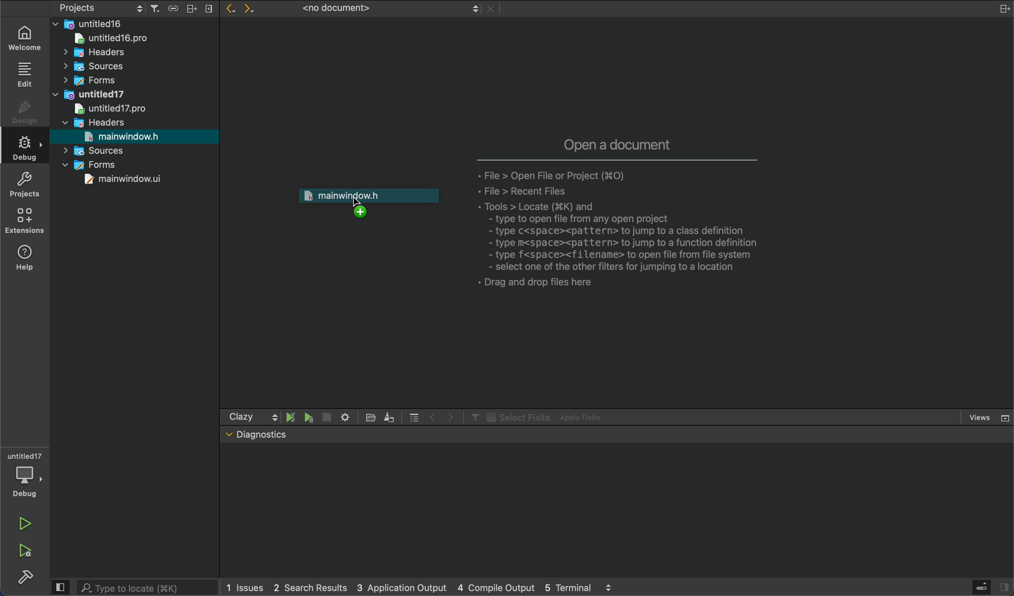 The height and width of the screenshot is (596, 1014). What do you see at coordinates (999, 8) in the screenshot?
I see `split tab` at bounding box center [999, 8].